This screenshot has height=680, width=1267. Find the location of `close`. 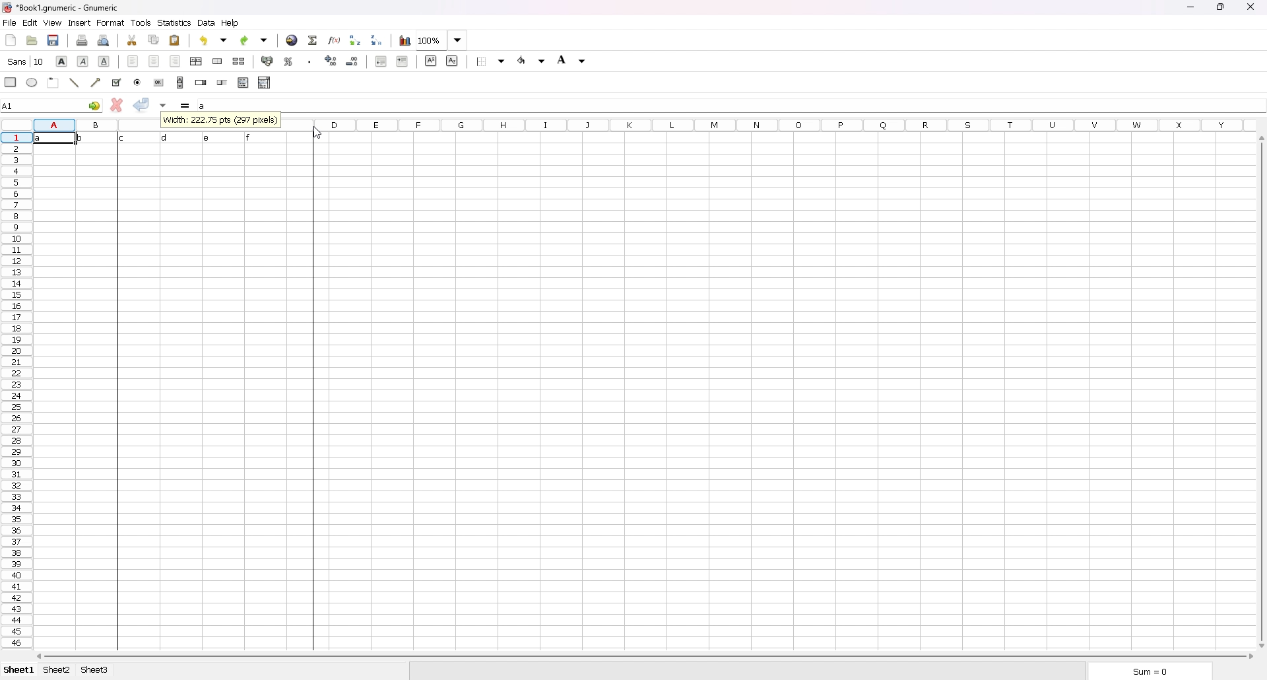

close is located at coordinates (1250, 7).